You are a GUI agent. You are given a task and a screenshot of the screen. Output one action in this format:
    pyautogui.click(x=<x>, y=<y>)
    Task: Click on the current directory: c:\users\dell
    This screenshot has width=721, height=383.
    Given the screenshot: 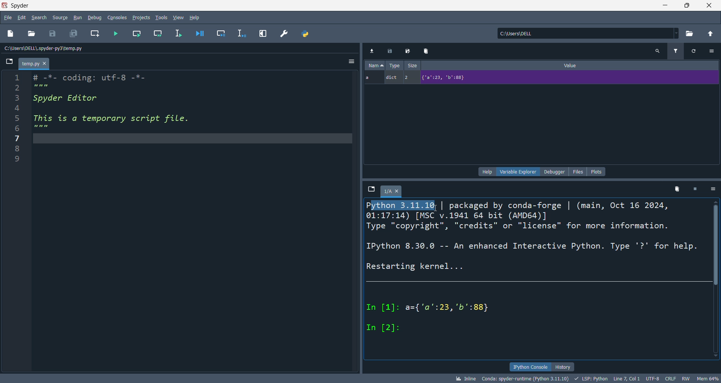 What is the action you would take?
    pyautogui.click(x=590, y=34)
    